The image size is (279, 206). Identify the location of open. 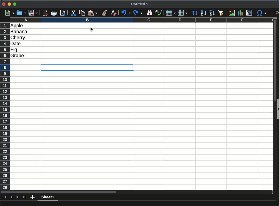
(21, 13).